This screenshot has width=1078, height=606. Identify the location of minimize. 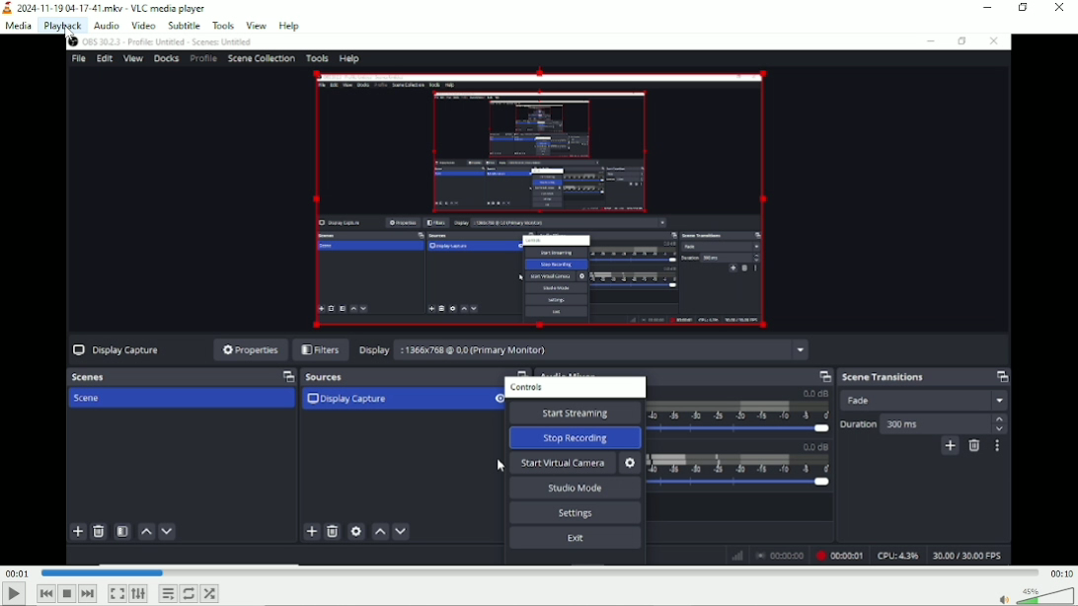
(988, 9).